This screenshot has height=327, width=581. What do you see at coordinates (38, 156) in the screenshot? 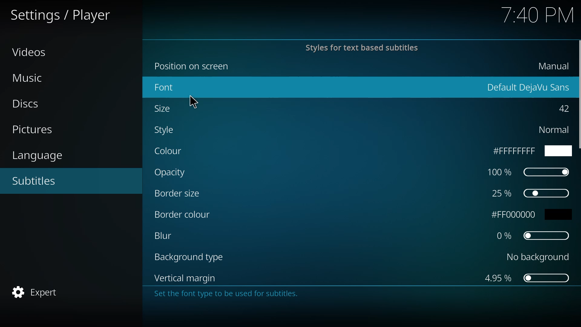
I see `language` at bounding box center [38, 156].